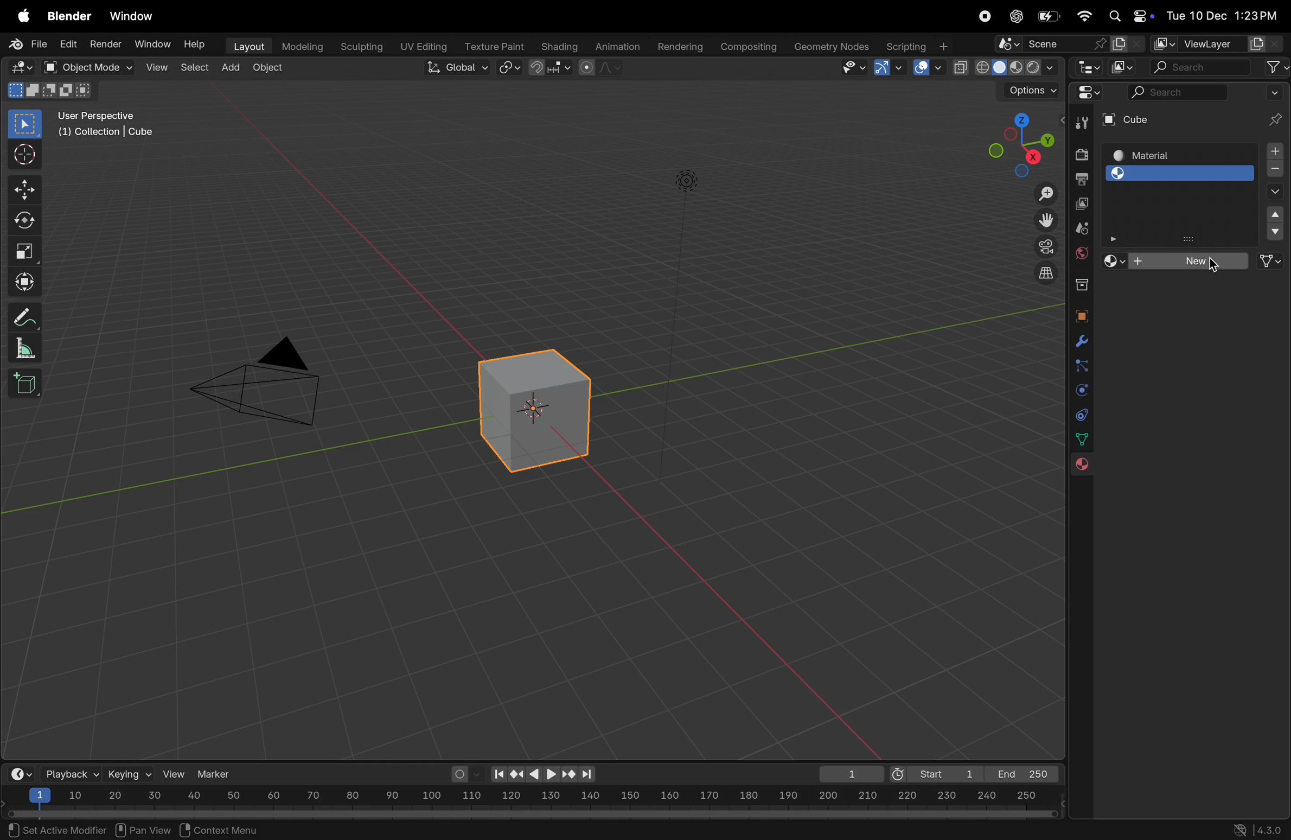  I want to click on scene, so click(1070, 44).